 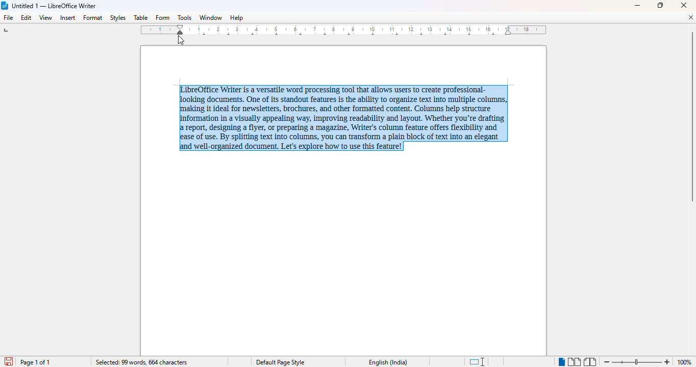 I want to click on English (India), so click(x=391, y=362).